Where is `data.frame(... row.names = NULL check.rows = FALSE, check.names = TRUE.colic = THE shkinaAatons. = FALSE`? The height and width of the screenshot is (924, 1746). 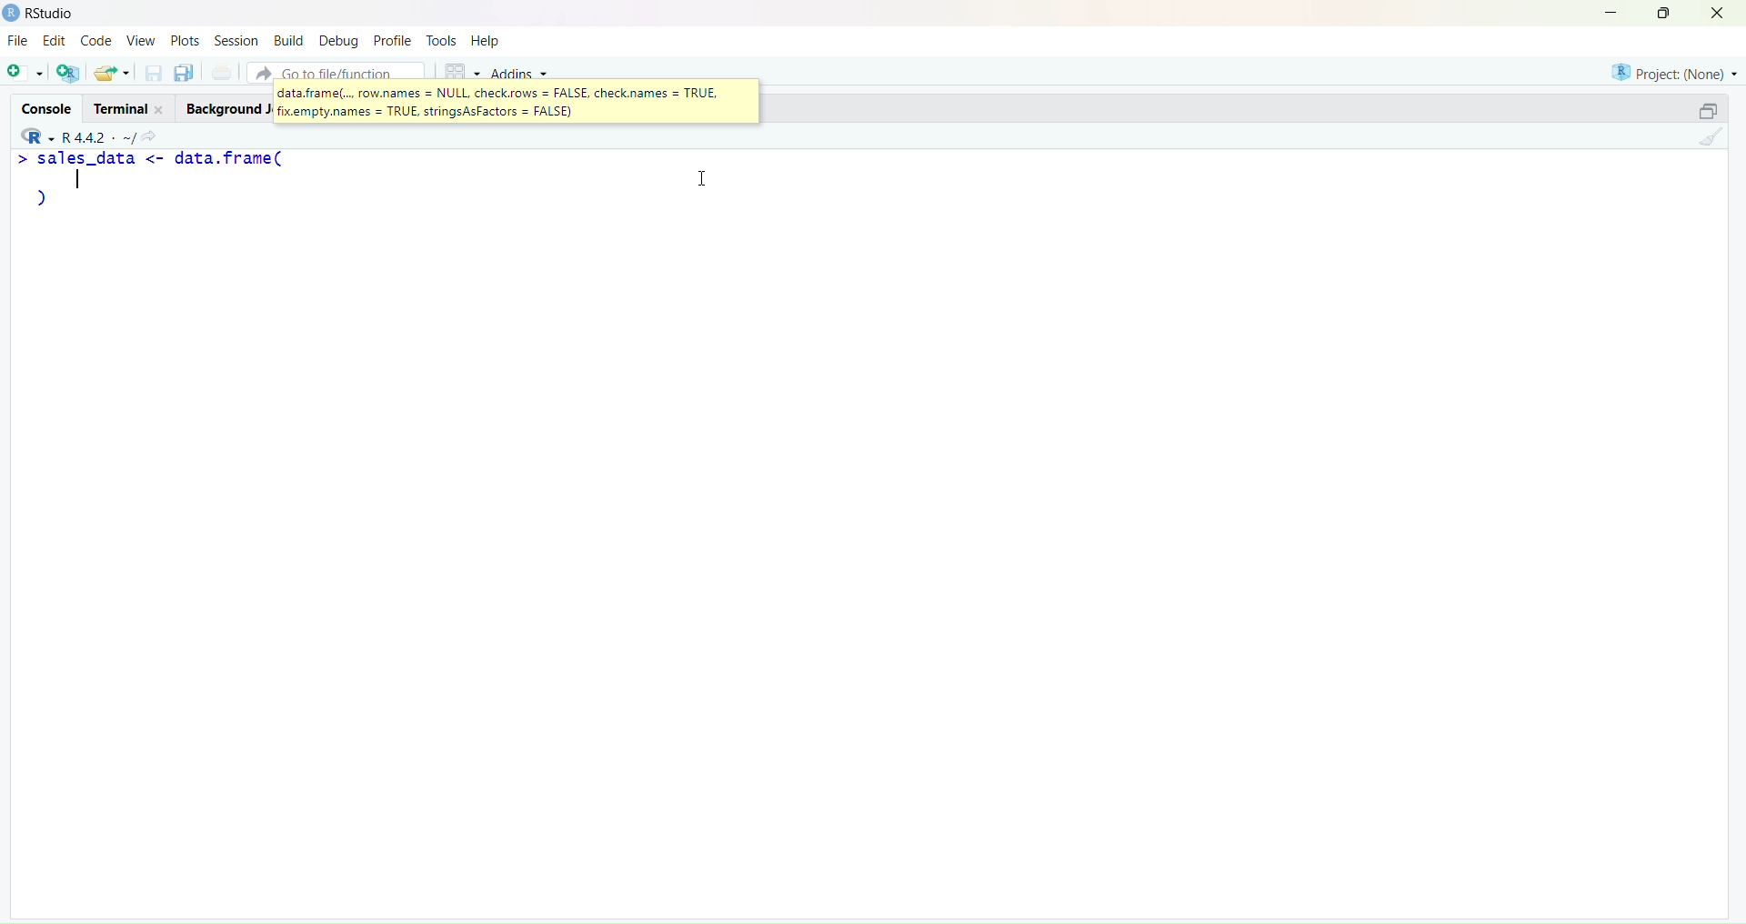
data.frame(... row.names = NULL check.rows = FALSE, check.names = TRUE.colic = THE shkinaAatons. = FALSE is located at coordinates (500, 102).